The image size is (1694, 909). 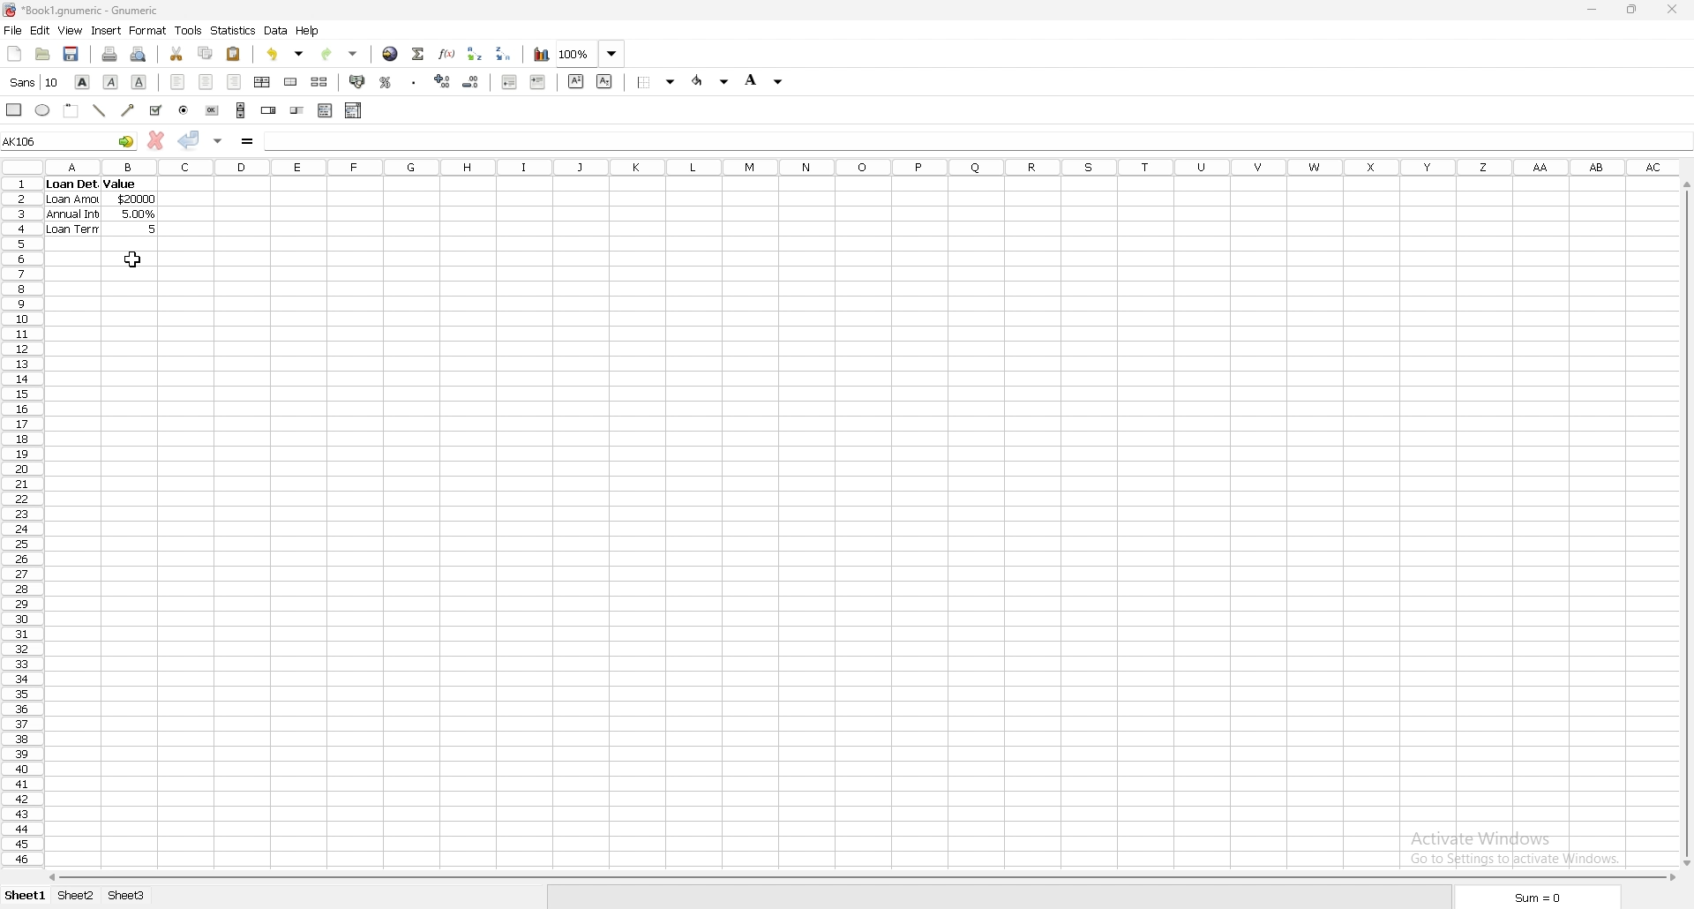 What do you see at coordinates (510, 81) in the screenshot?
I see `decrease indent` at bounding box center [510, 81].